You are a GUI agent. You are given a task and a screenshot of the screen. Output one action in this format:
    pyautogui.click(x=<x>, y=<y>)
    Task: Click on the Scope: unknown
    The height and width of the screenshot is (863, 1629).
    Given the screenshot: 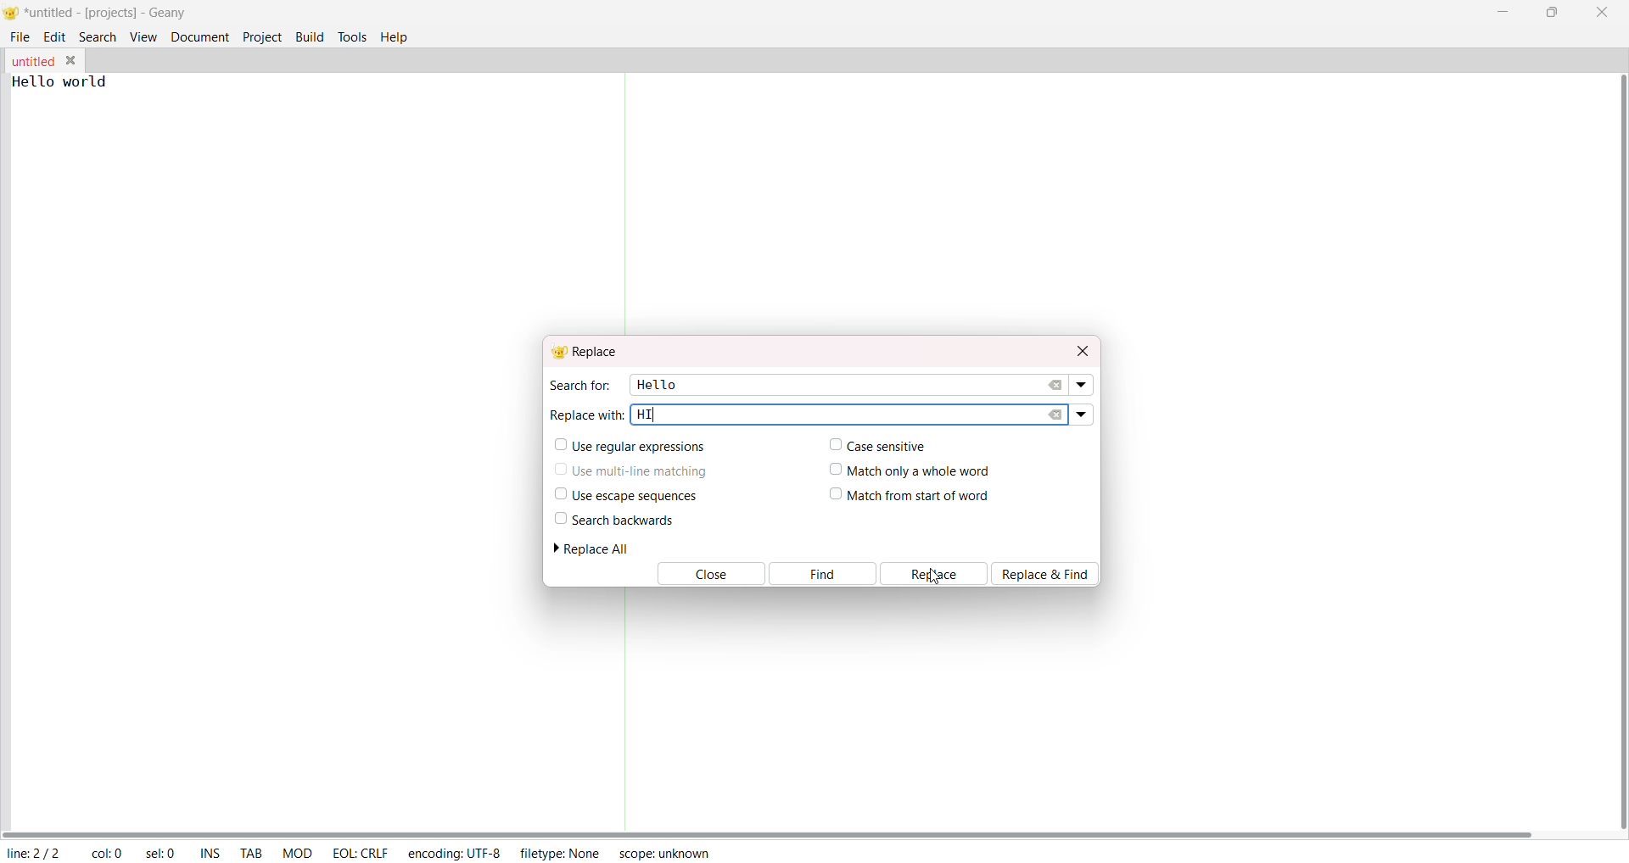 What is the action you would take?
    pyautogui.click(x=663, y=851)
    